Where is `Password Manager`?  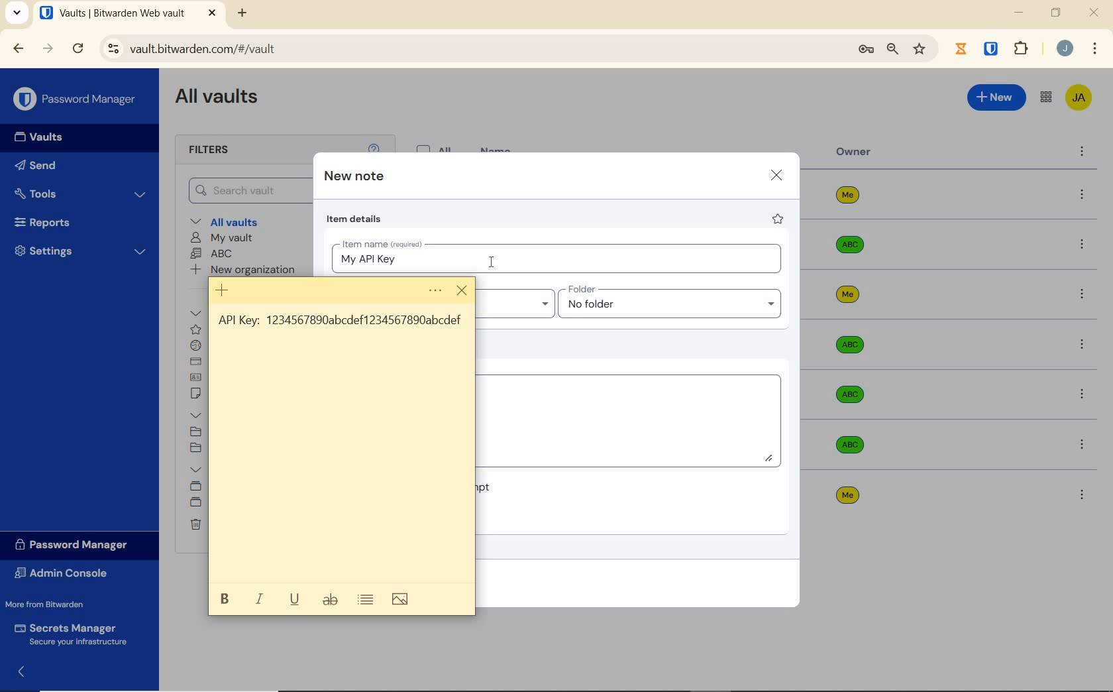 Password Manager is located at coordinates (76, 544).